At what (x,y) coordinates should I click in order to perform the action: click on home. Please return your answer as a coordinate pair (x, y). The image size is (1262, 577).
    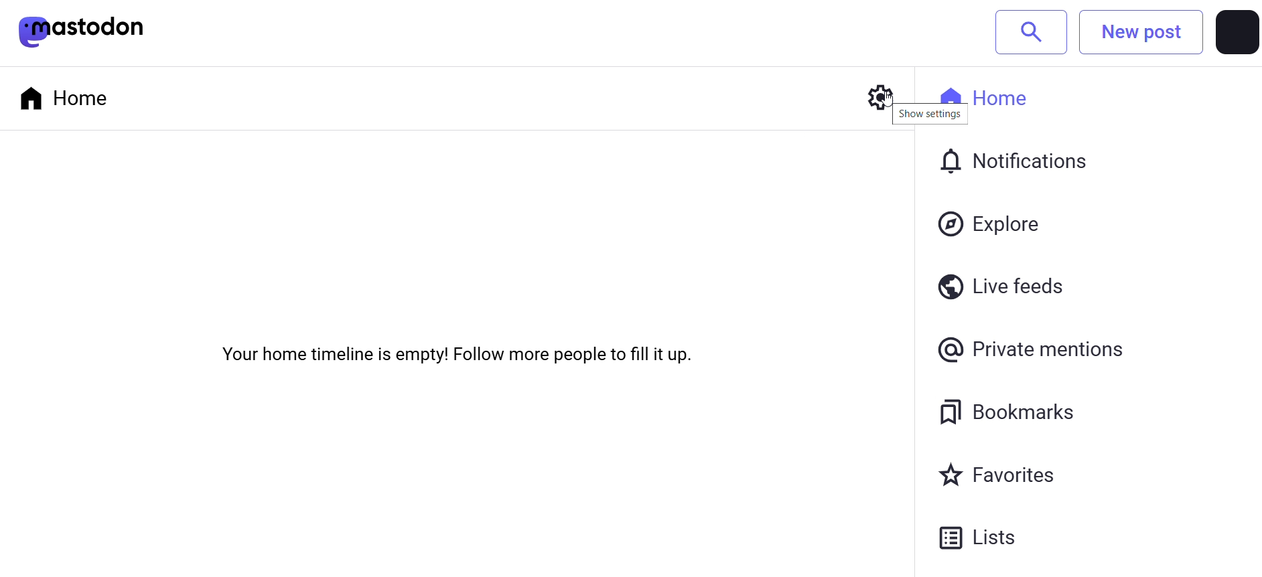
    Looking at the image, I should click on (1009, 93).